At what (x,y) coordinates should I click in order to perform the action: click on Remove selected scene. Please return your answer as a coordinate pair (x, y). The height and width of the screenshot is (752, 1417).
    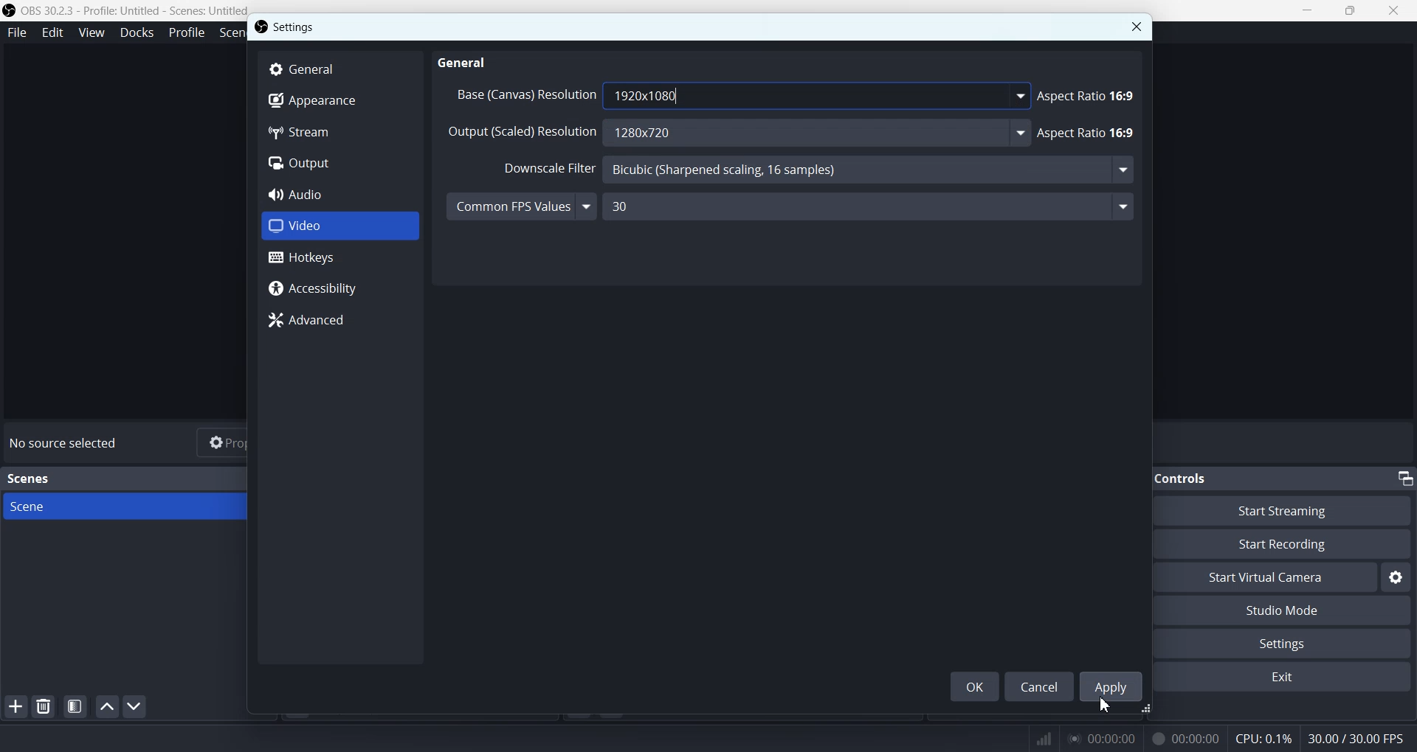
    Looking at the image, I should click on (43, 706).